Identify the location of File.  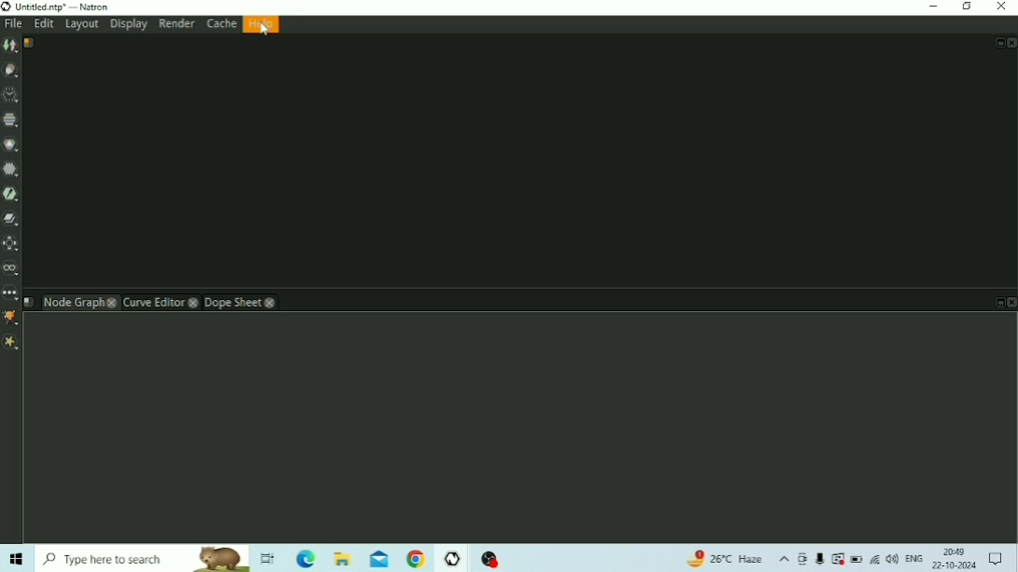
(13, 24).